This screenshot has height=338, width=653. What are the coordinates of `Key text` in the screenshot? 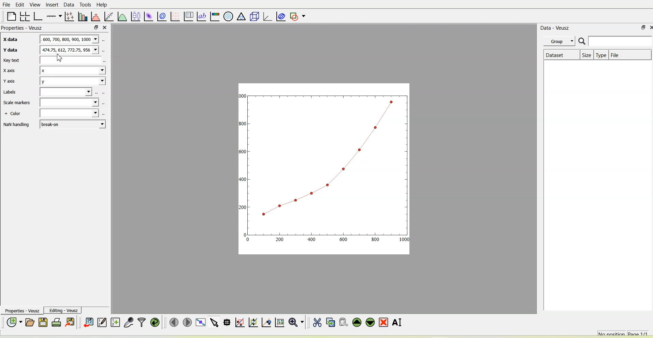 It's located at (12, 60).